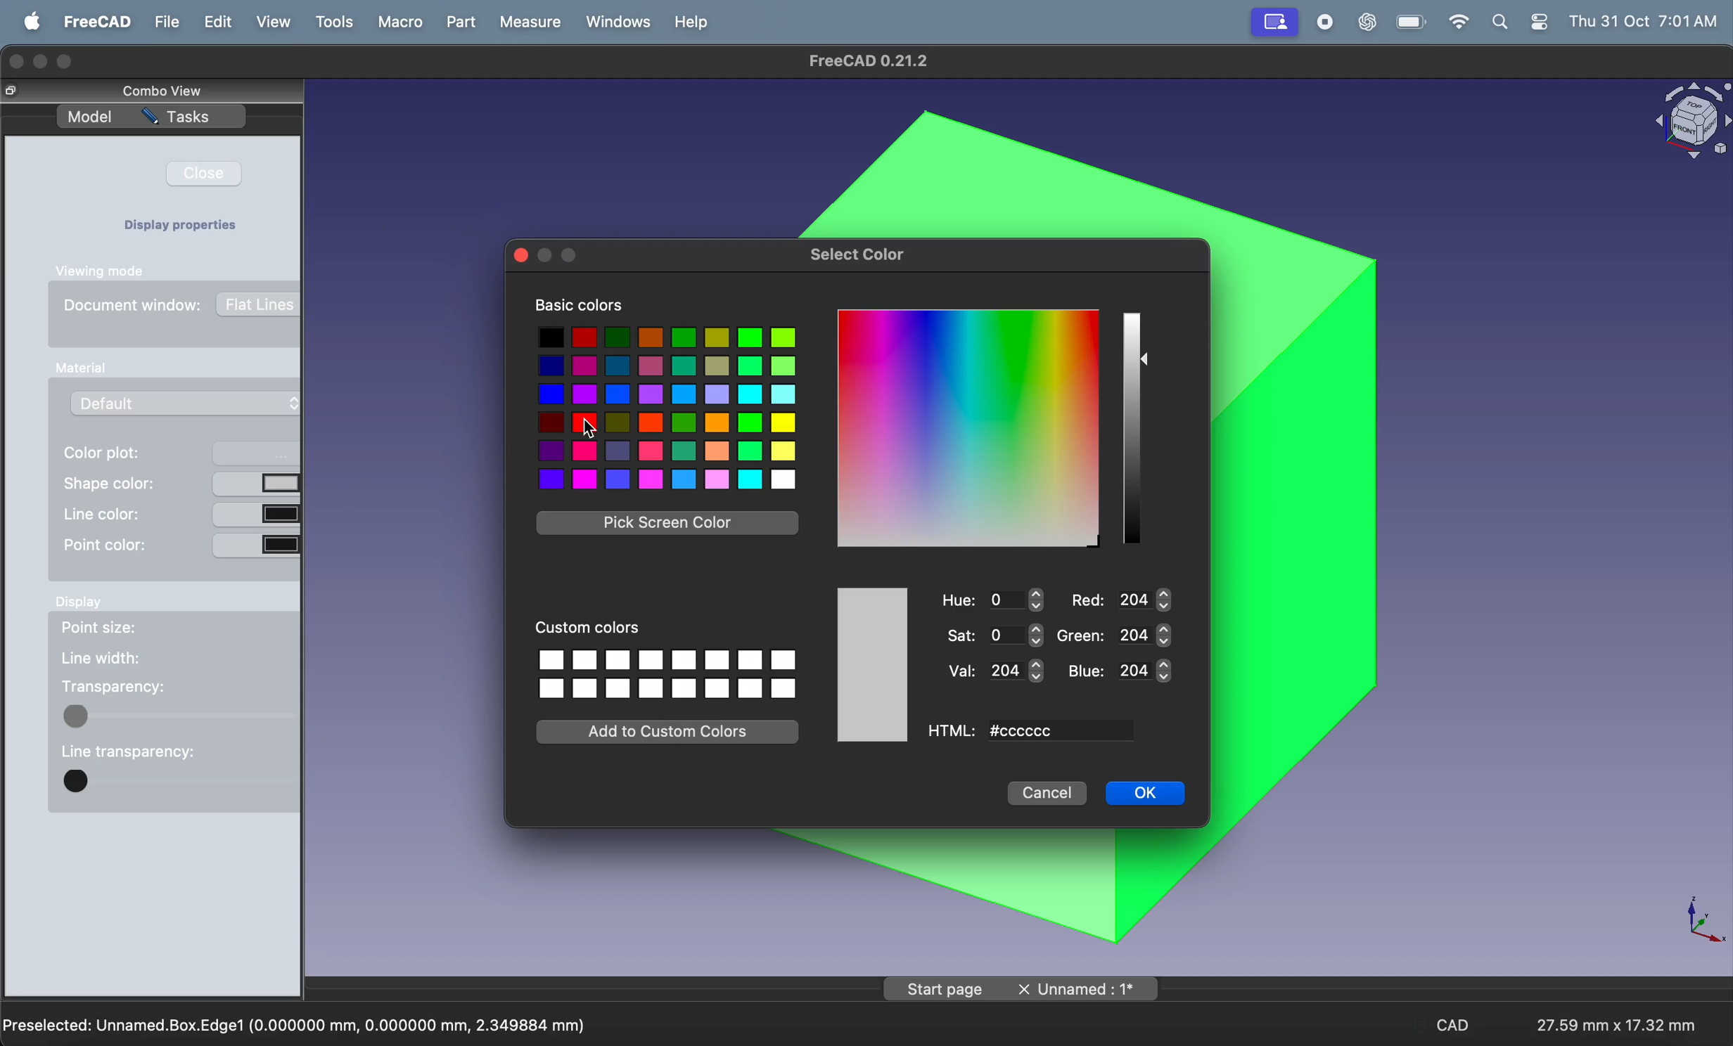 Image resolution: width=1733 pixels, height=1046 pixels. Describe the element at coordinates (179, 715) in the screenshot. I see `toogle` at that location.